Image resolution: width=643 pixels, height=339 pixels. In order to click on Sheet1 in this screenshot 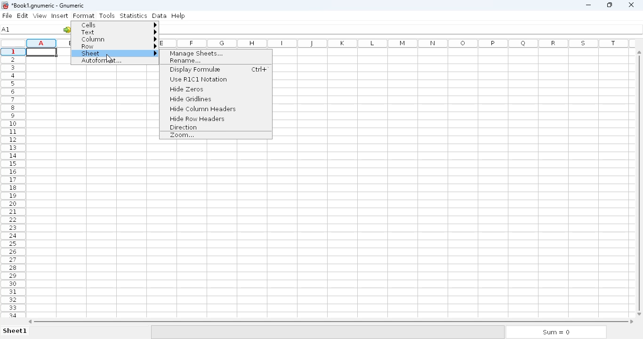, I will do `click(16, 331)`.